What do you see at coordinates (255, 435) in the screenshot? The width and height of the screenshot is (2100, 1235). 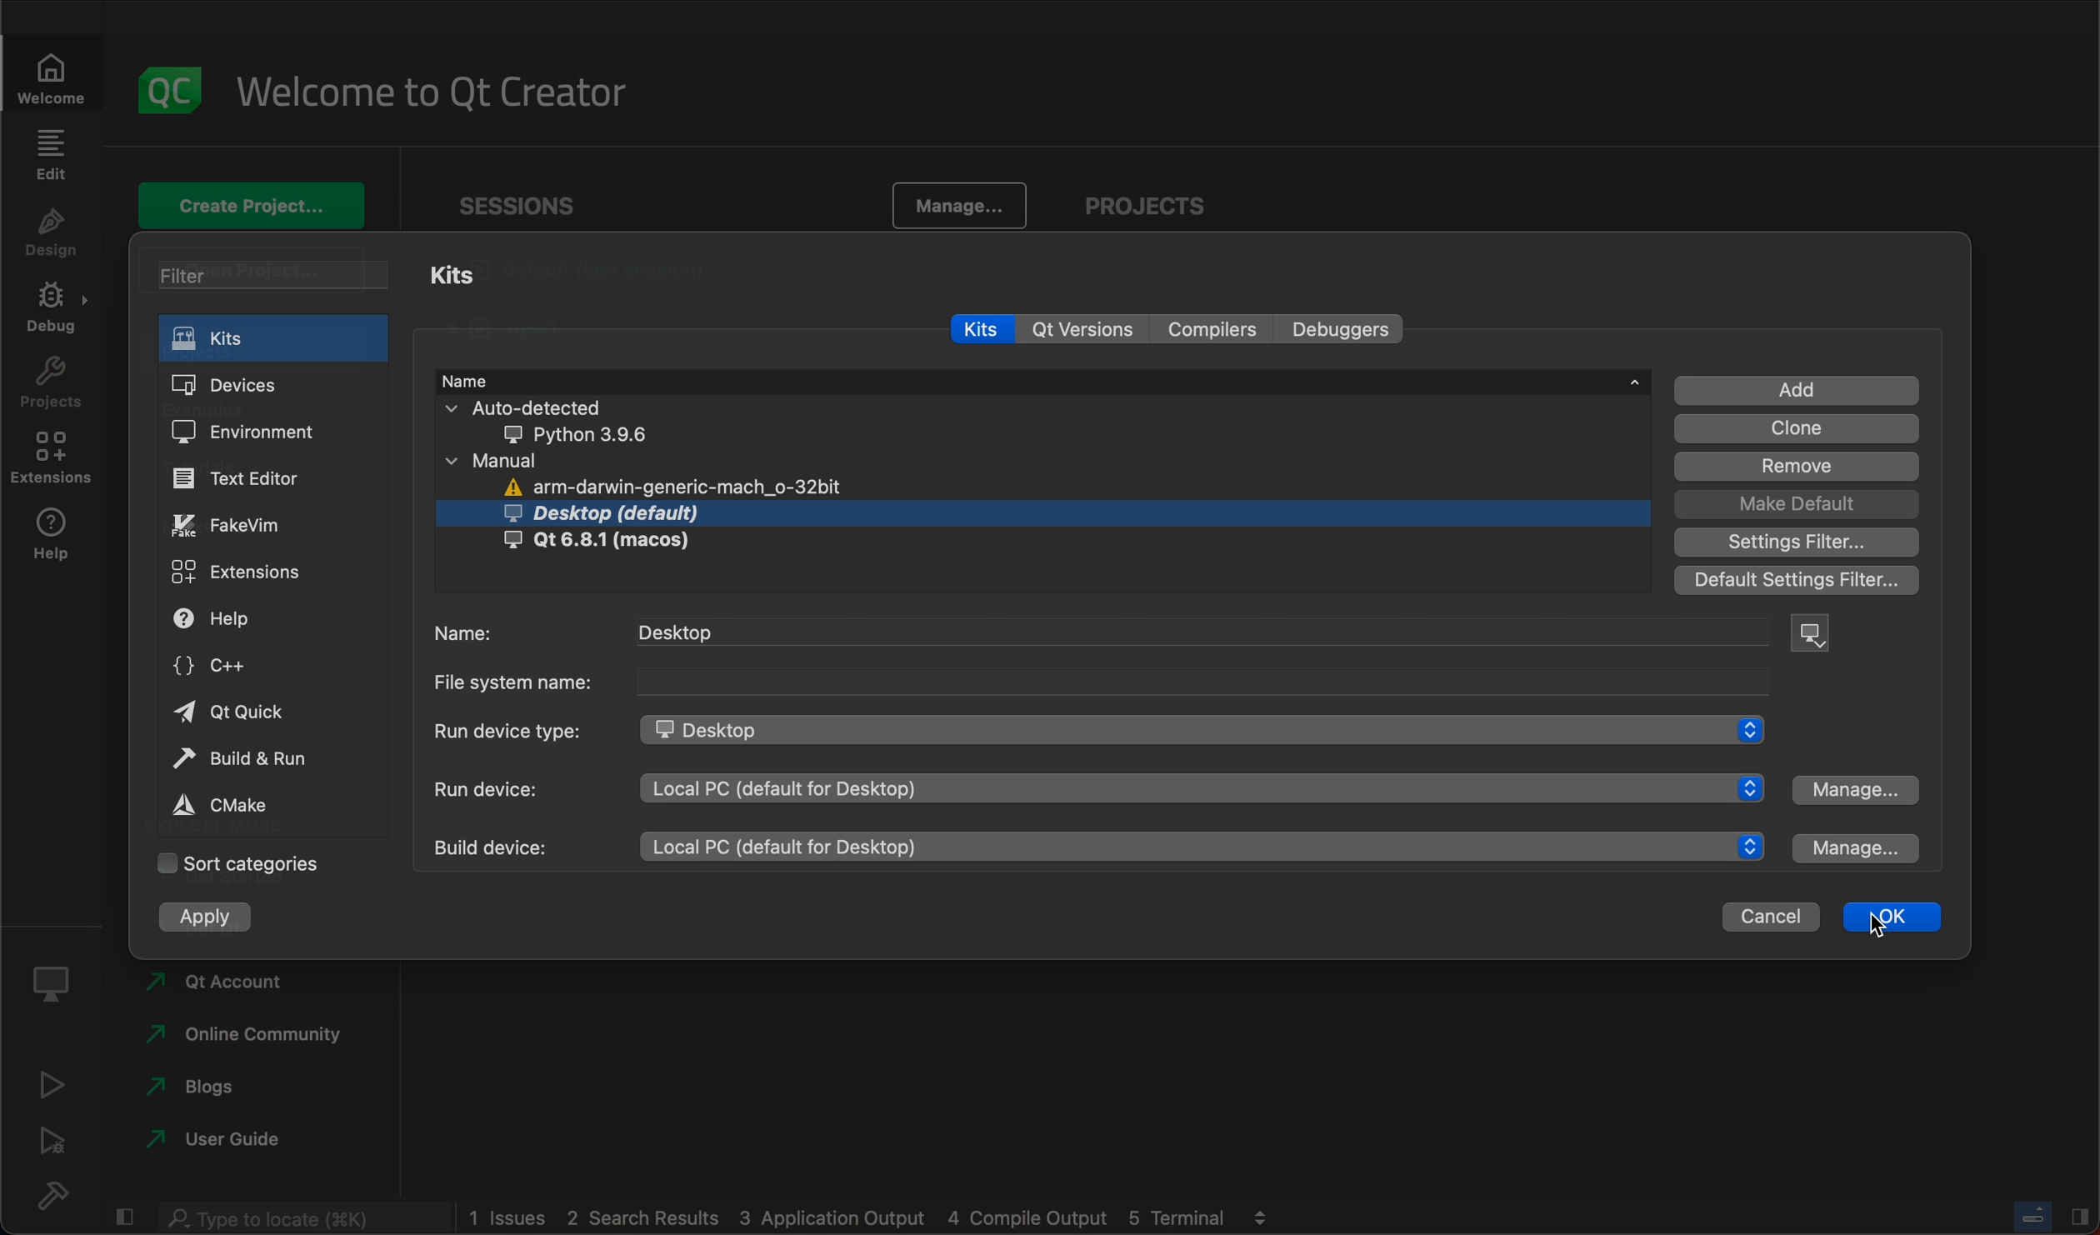 I see `environment` at bounding box center [255, 435].